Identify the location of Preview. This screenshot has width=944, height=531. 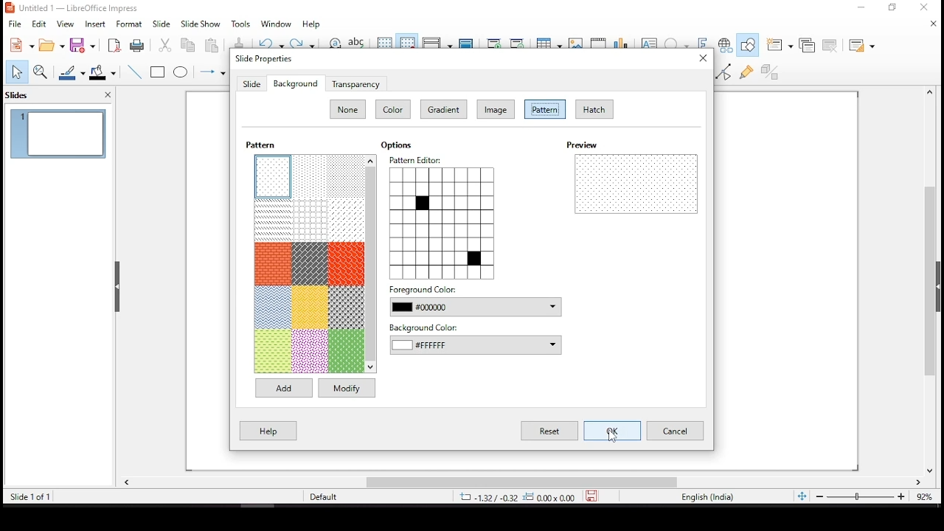
(586, 146).